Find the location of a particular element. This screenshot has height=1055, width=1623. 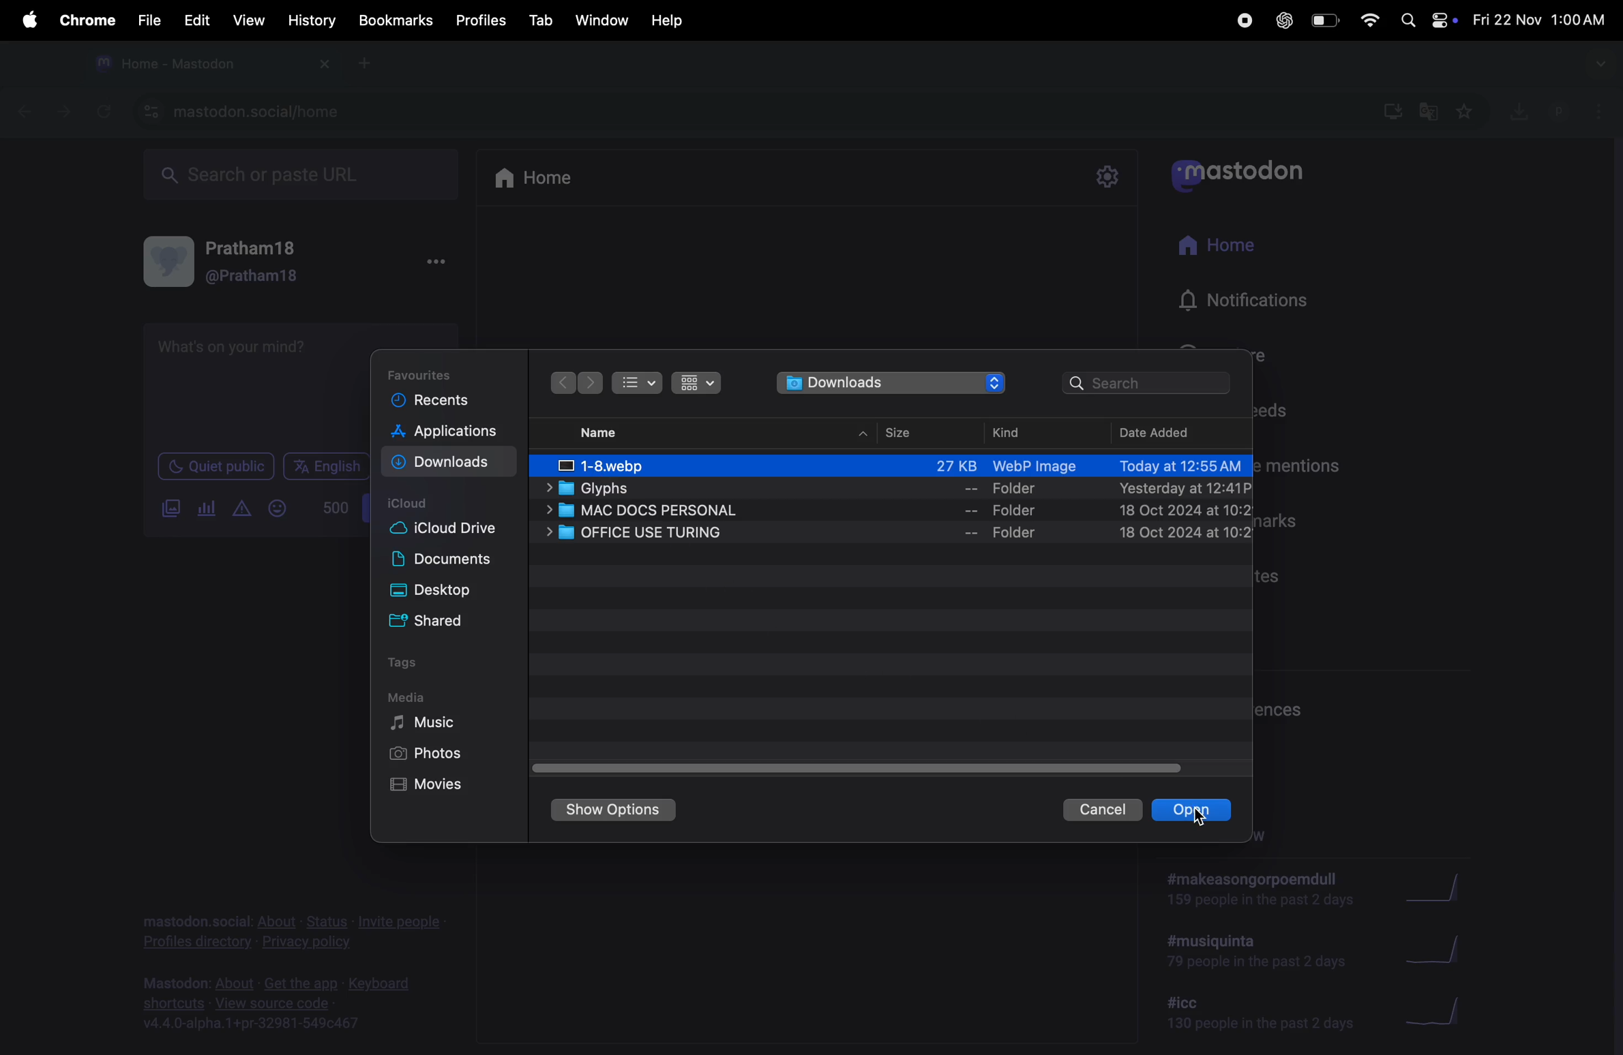

new tab is located at coordinates (363, 64).